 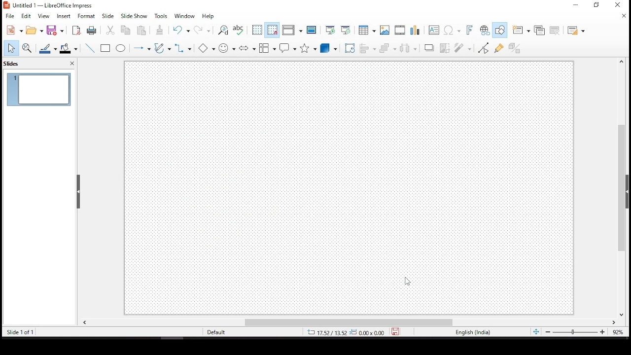 What do you see at coordinates (108, 16) in the screenshot?
I see `slide` at bounding box center [108, 16].